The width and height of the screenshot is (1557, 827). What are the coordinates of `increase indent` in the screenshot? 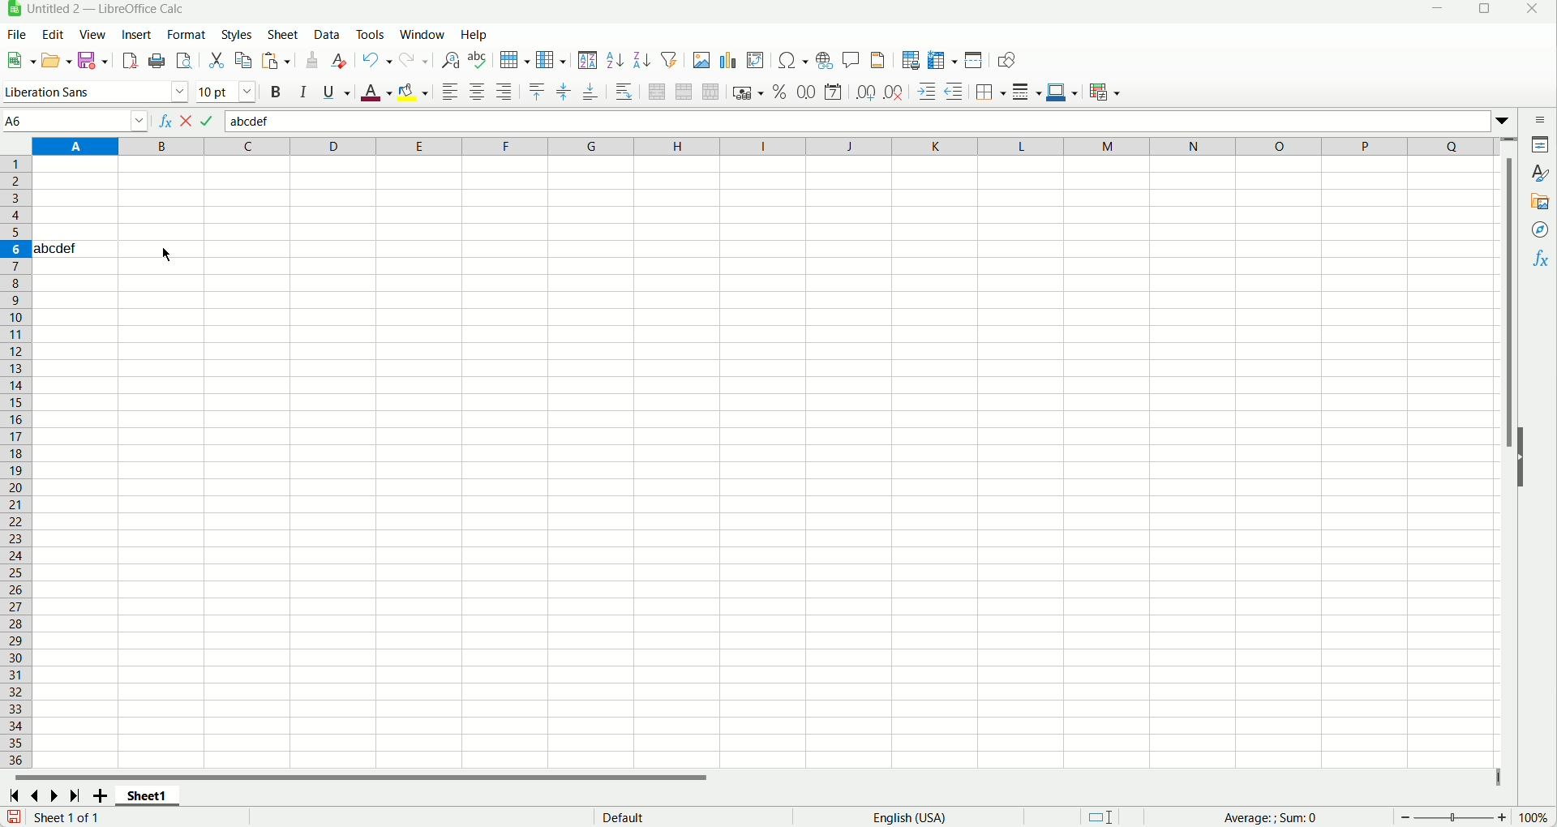 It's located at (927, 92).